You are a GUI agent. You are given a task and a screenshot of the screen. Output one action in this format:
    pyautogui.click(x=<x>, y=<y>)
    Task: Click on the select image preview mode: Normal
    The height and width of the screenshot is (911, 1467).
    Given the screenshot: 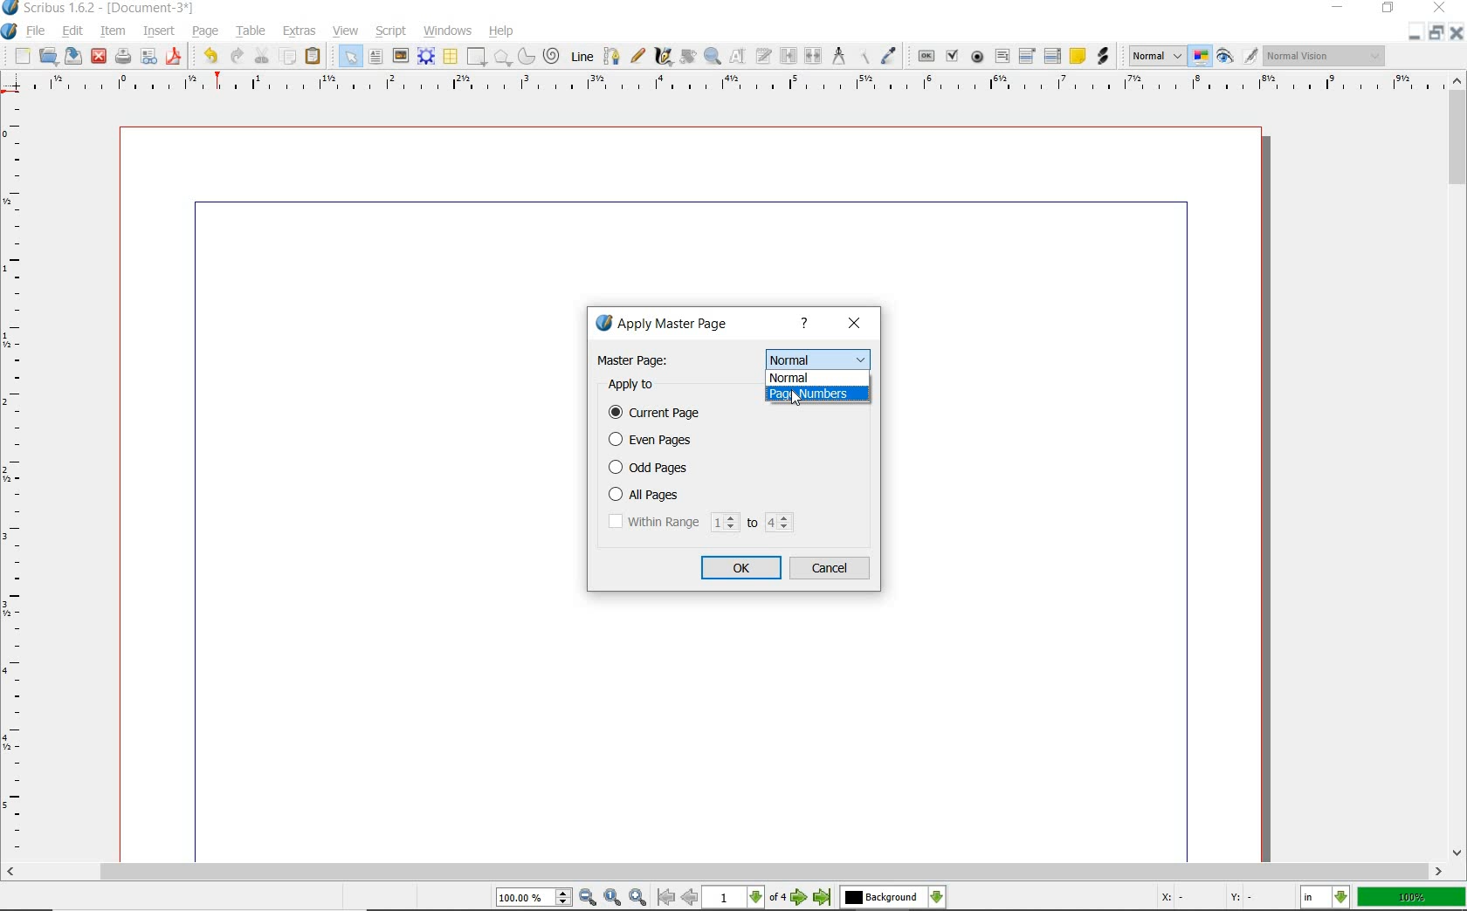 What is the action you would take?
    pyautogui.click(x=1155, y=55)
    